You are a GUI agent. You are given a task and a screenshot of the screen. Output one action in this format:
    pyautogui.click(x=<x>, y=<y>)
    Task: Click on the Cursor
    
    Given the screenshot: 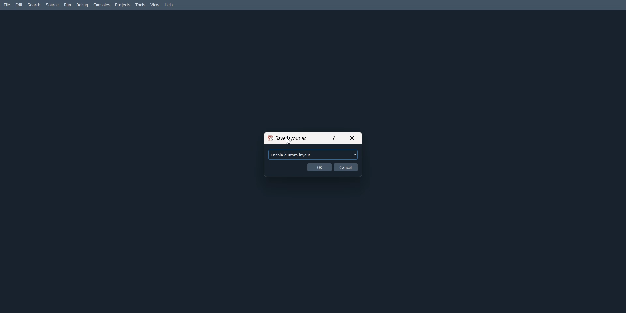 What is the action you would take?
    pyautogui.click(x=289, y=141)
    